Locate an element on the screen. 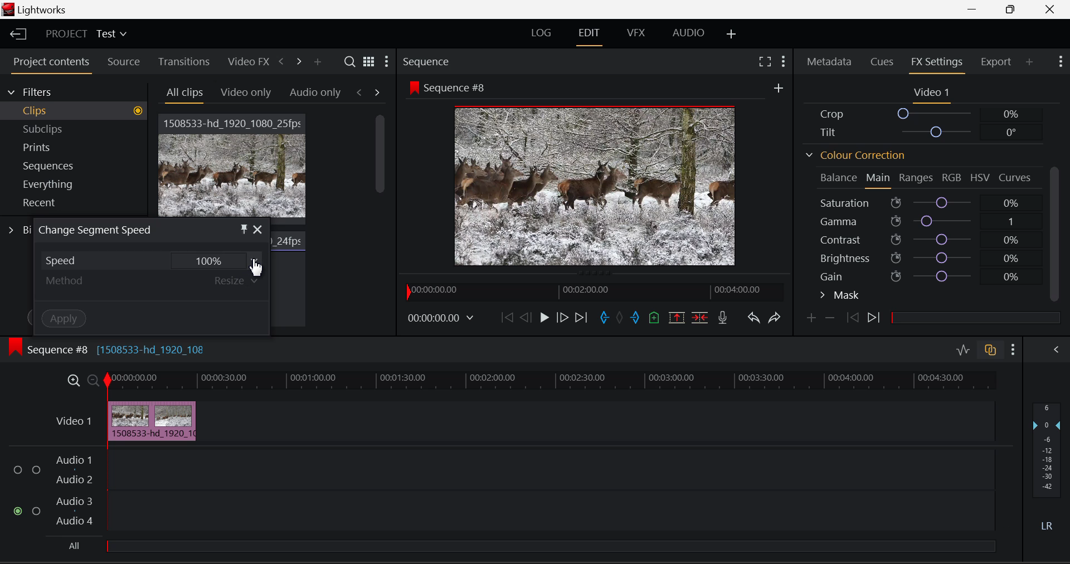  Export is located at coordinates (996, 63).